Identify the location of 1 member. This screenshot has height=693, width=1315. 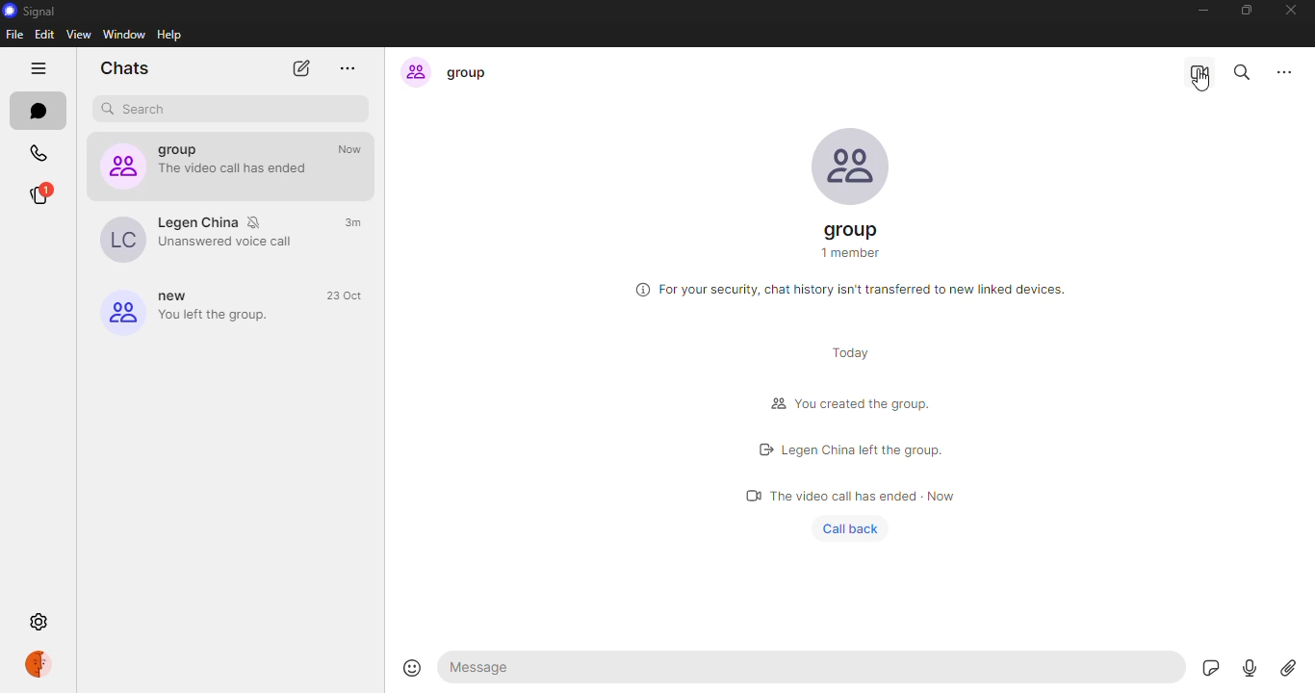
(850, 251).